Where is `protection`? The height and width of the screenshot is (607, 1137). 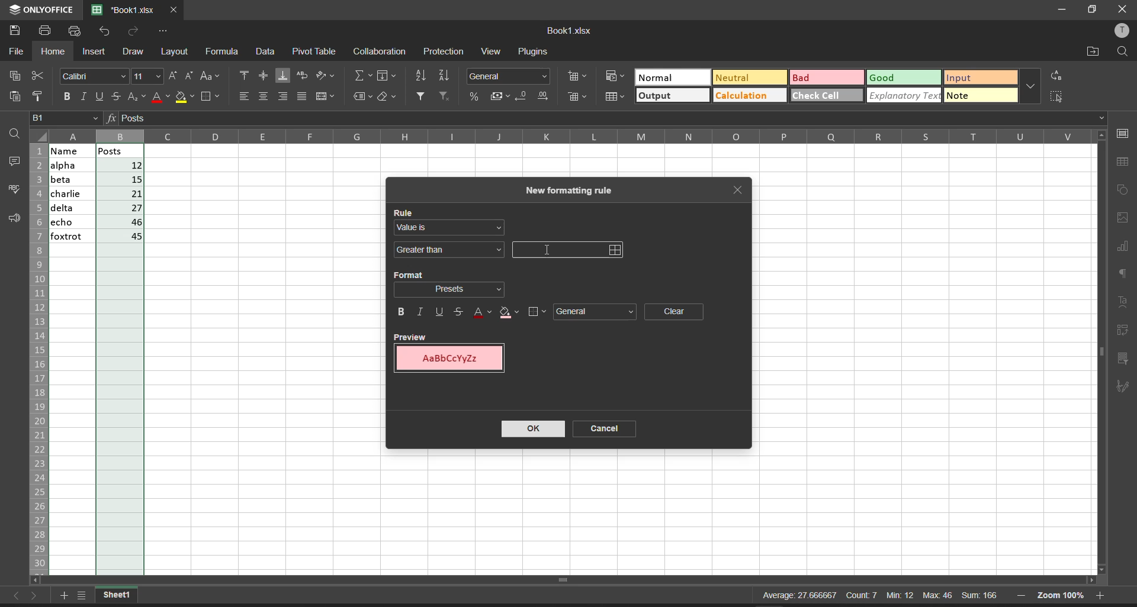
protection is located at coordinates (444, 51).